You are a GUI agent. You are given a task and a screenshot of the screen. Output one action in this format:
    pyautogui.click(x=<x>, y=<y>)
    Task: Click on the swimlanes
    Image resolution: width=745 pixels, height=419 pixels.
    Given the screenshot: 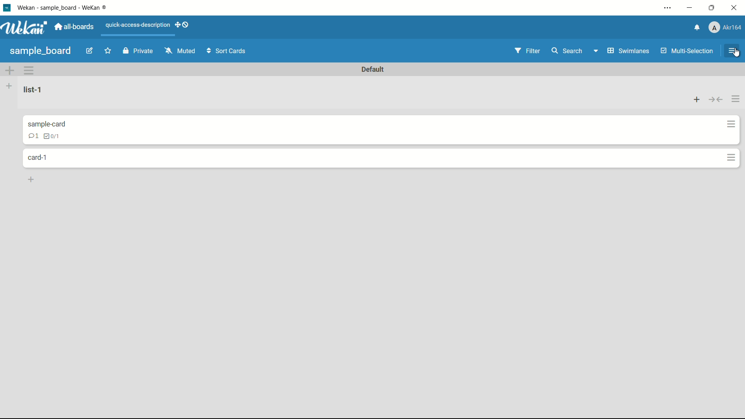 What is the action you would take?
    pyautogui.click(x=623, y=50)
    